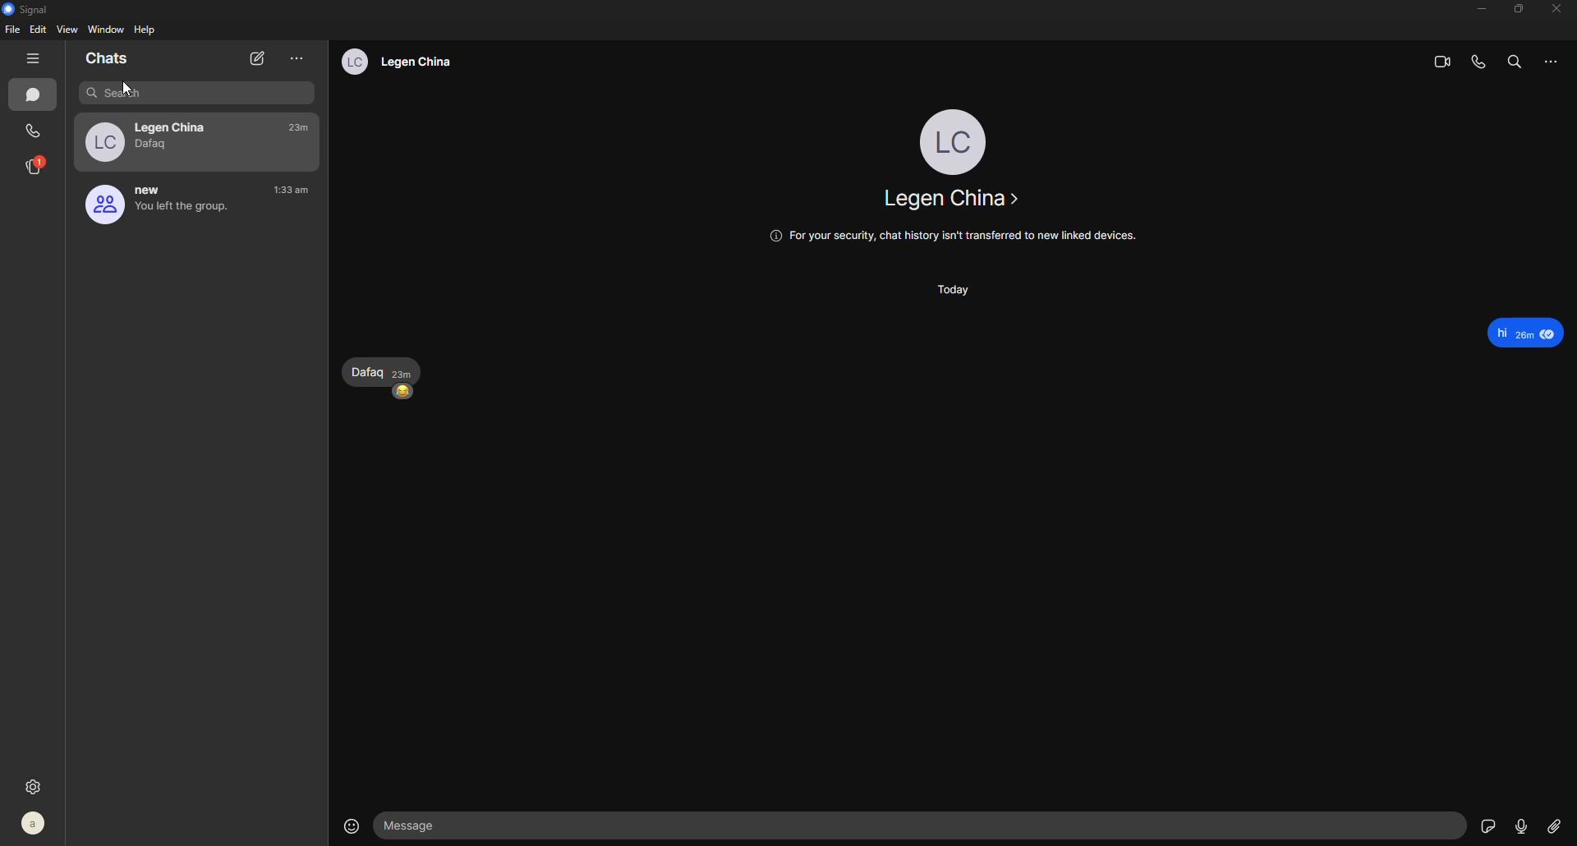  What do you see at coordinates (954, 289) in the screenshot?
I see `today` at bounding box center [954, 289].